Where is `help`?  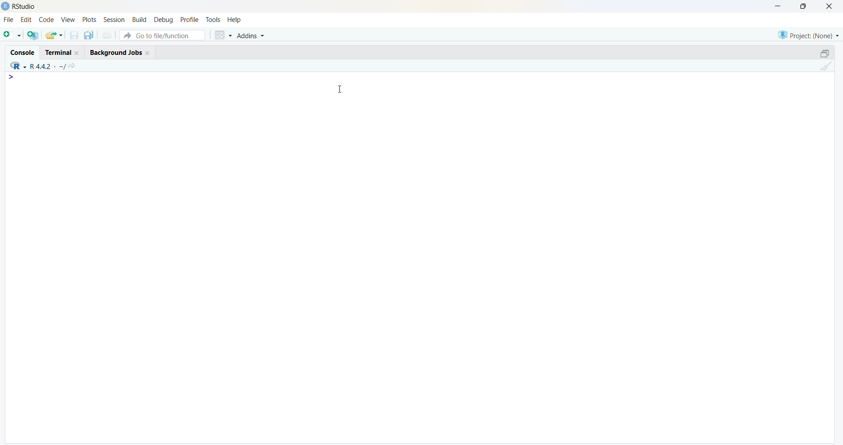
help is located at coordinates (235, 20).